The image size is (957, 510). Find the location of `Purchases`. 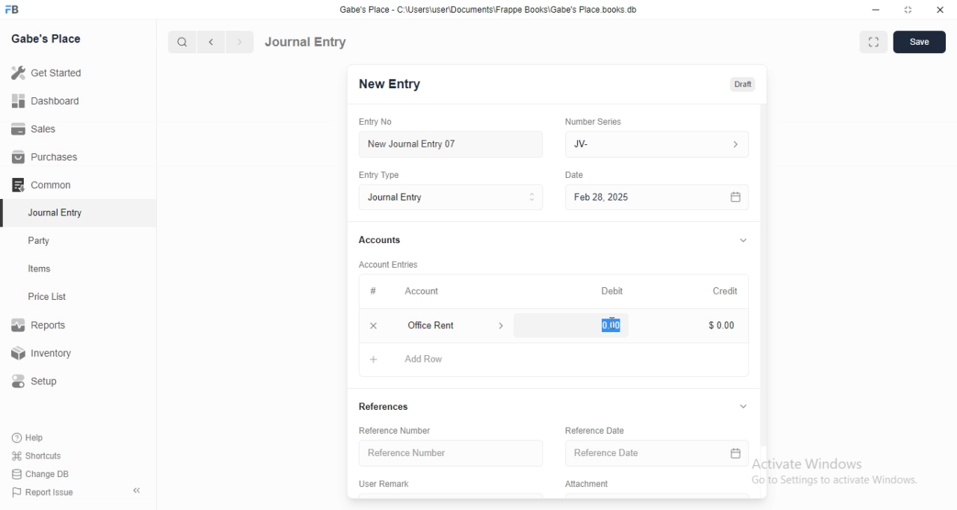

Purchases is located at coordinates (46, 157).